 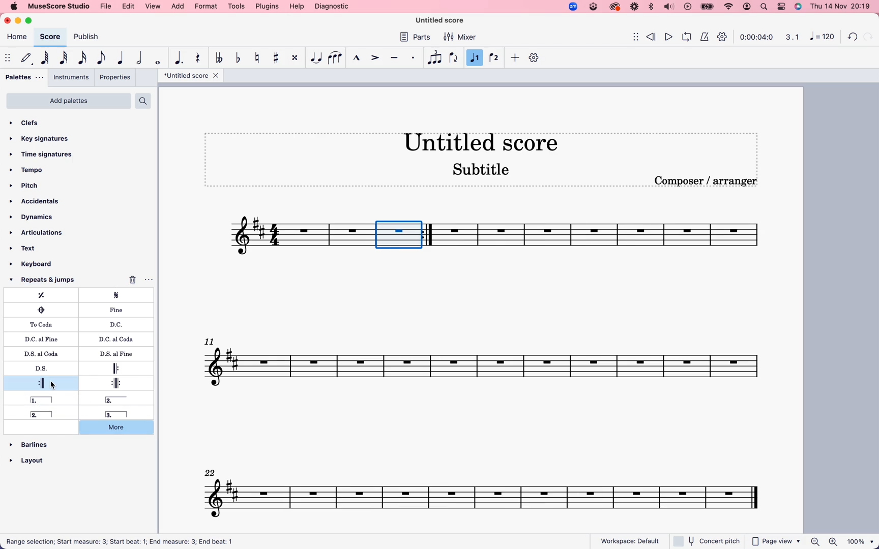 What do you see at coordinates (114, 77) in the screenshot?
I see `properties` at bounding box center [114, 77].